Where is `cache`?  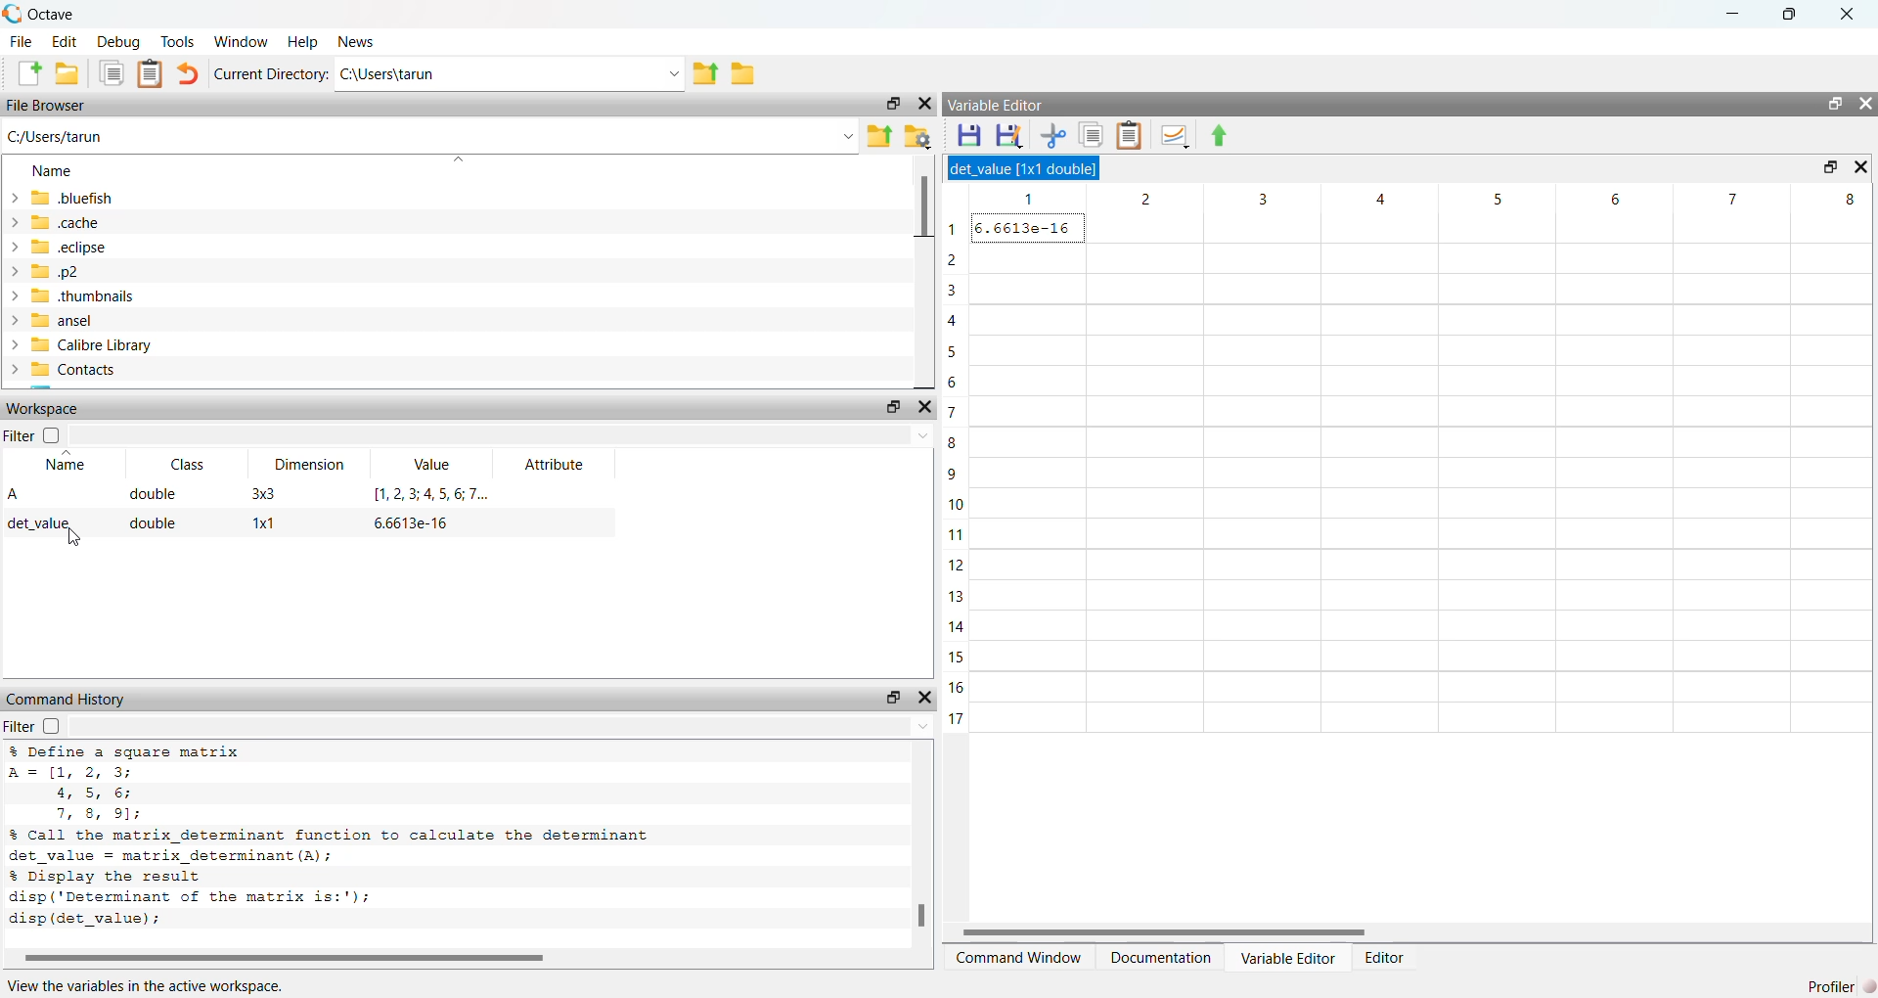
cache is located at coordinates (62, 222).